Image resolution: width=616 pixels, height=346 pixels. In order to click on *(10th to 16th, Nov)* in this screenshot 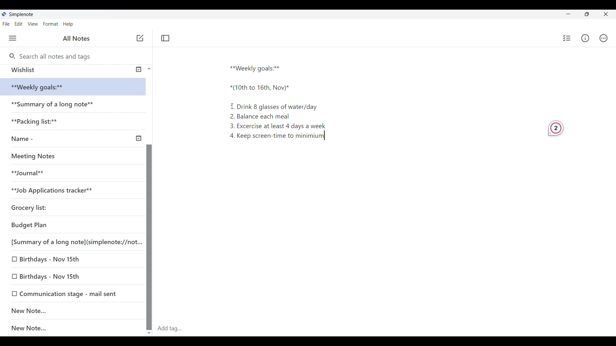, I will do `click(260, 89)`.